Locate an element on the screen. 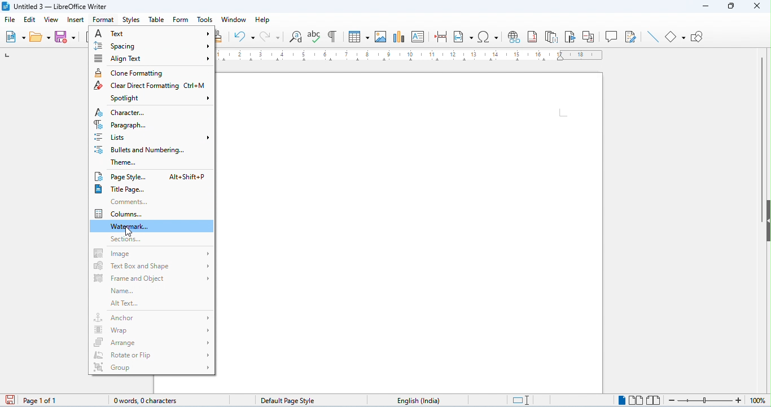 The width and height of the screenshot is (771, 407). open is located at coordinates (40, 37).